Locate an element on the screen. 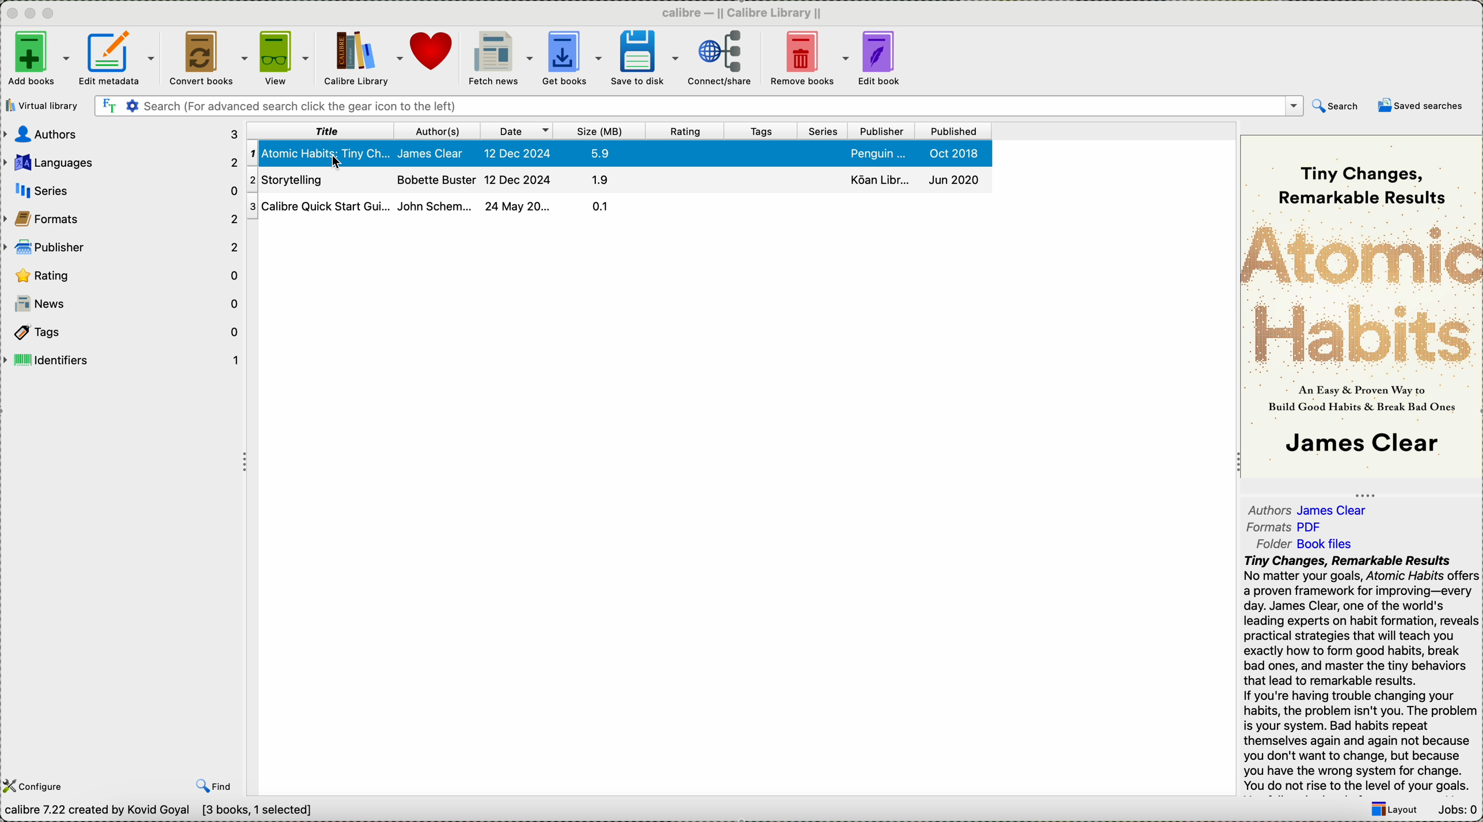 This screenshot has height=822, width=1483. second book is located at coordinates (616, 179).